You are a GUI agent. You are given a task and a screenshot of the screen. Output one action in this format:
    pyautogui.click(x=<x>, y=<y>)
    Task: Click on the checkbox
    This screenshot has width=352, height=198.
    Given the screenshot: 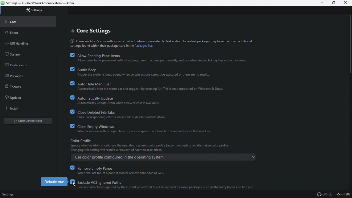 What is the action you would take?
    pyautogui.click(x=70, y=97)
    